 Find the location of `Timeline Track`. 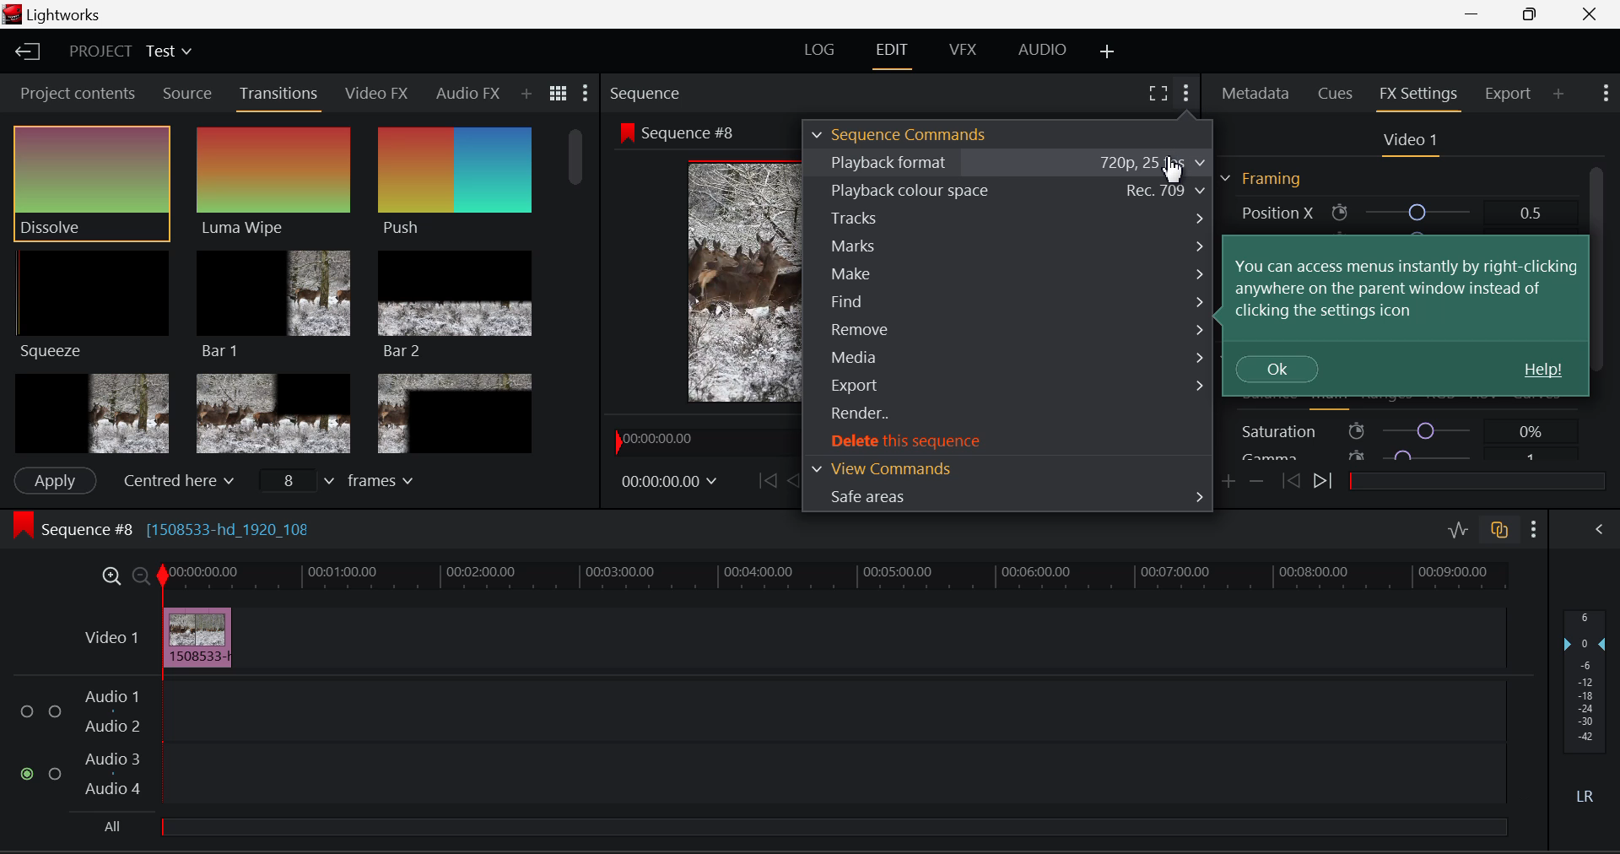

Timeline Track is located at coordinates (834, 577).